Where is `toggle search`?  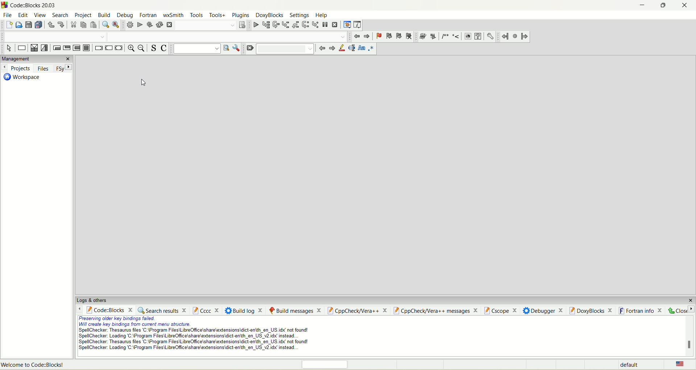 toggle search is located at coordinates (155, 49).